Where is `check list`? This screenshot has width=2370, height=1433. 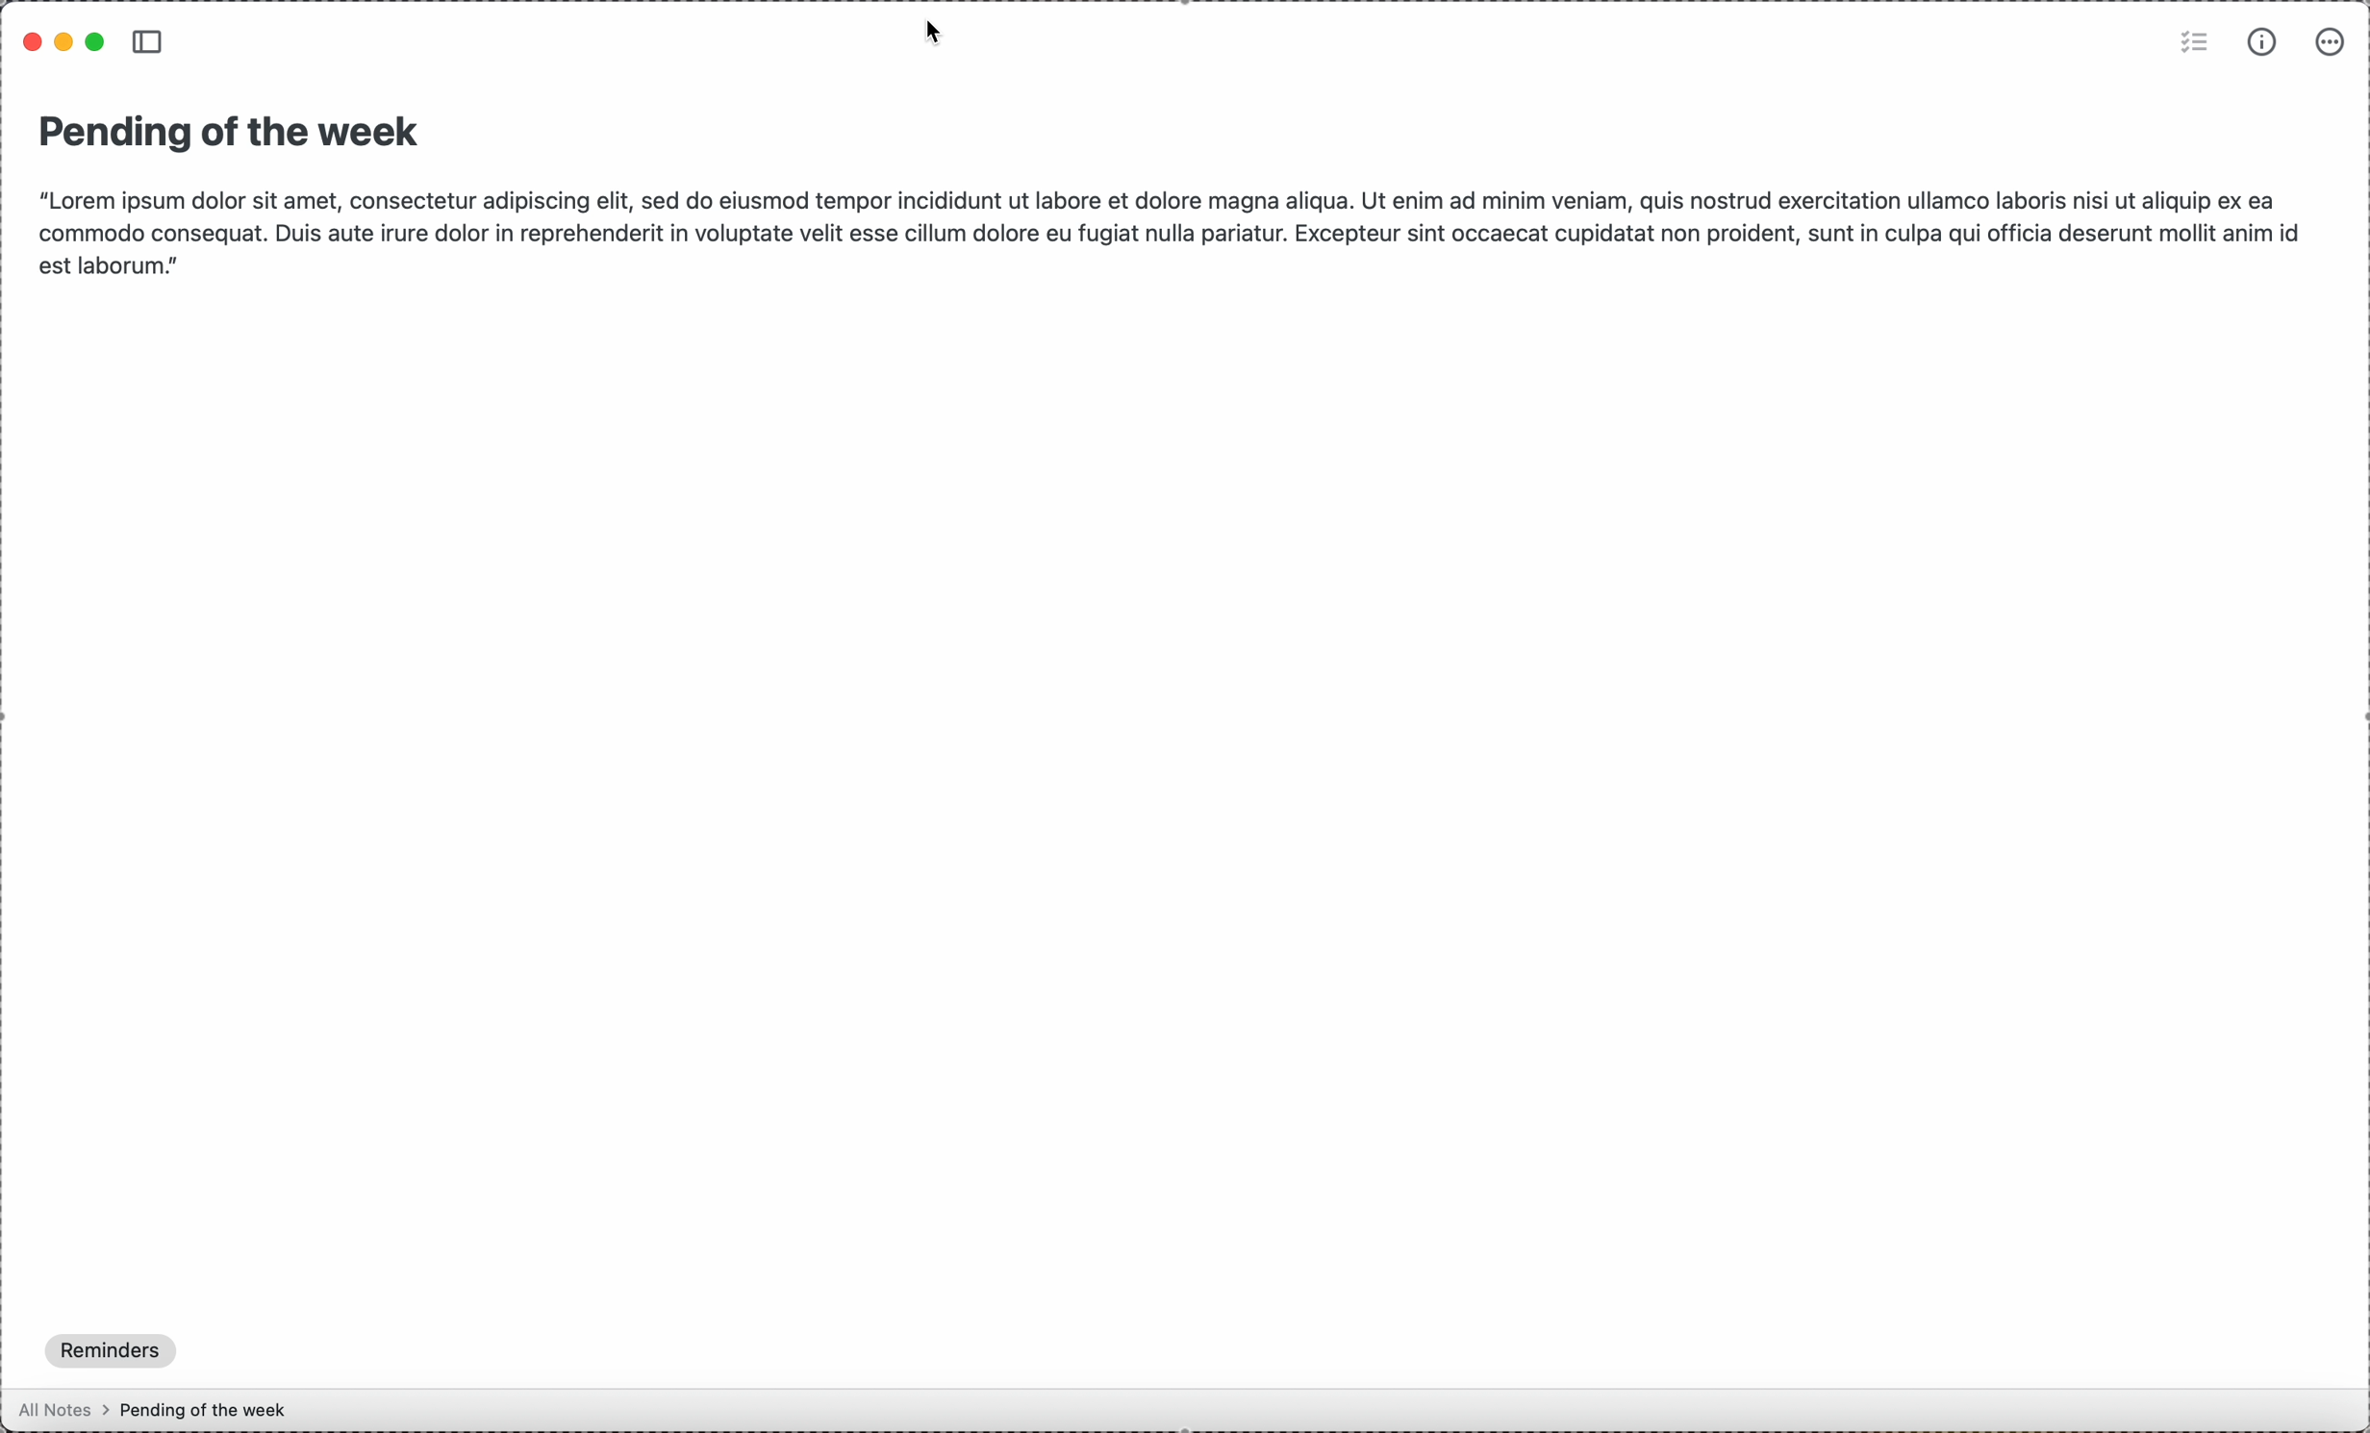
check list is located at coordinates (2192, 44).